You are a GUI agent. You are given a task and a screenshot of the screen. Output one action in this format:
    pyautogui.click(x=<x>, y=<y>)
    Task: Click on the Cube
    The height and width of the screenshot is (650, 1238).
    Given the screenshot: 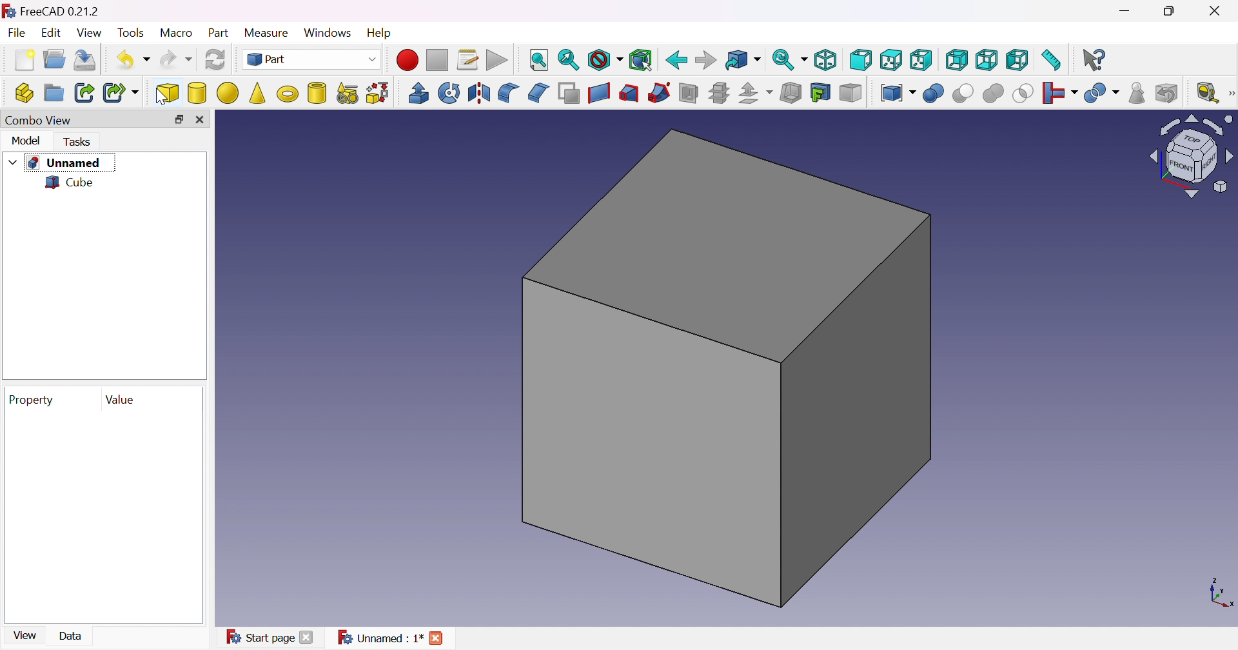 What is the action you would take?
    pyautogui.click(x=72, y=183)
    